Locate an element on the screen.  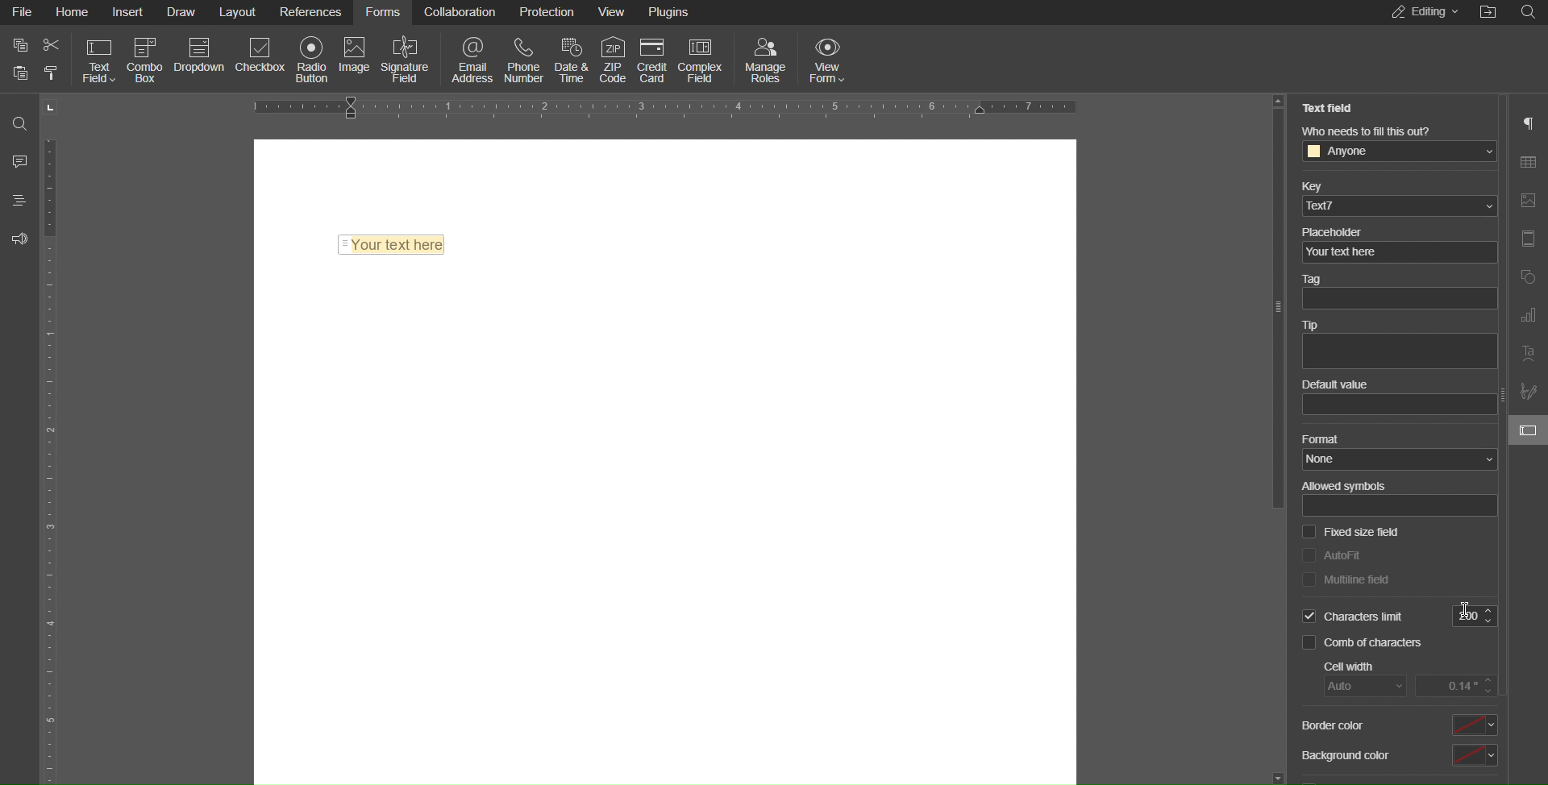
ZIP Code is located at coordinates (614, 56).